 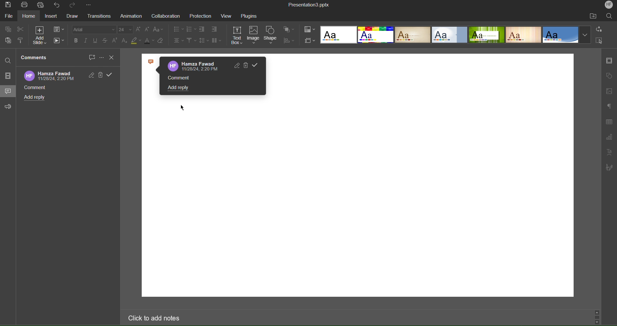 What do you see at coordinates (192, 29) in the screenshot?
I see `List Options` at bounding box center [192, 29].